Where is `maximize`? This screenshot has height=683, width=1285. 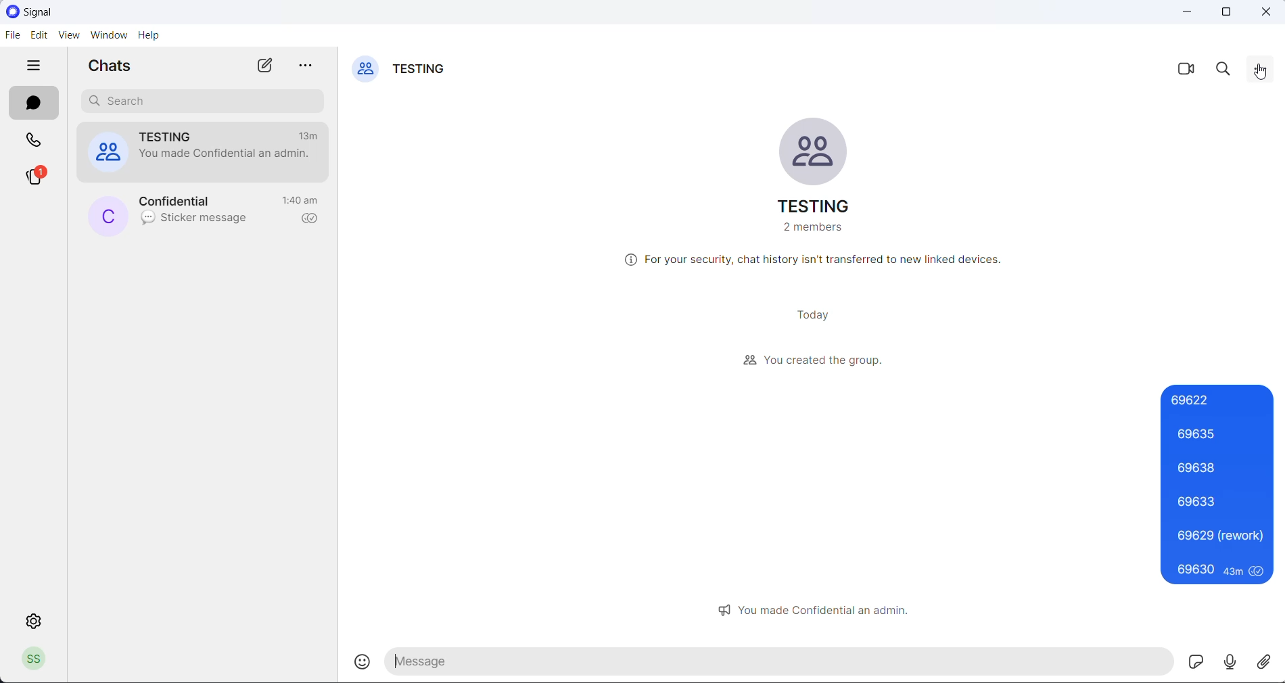
maximize is located at coordinates (1227, 14).